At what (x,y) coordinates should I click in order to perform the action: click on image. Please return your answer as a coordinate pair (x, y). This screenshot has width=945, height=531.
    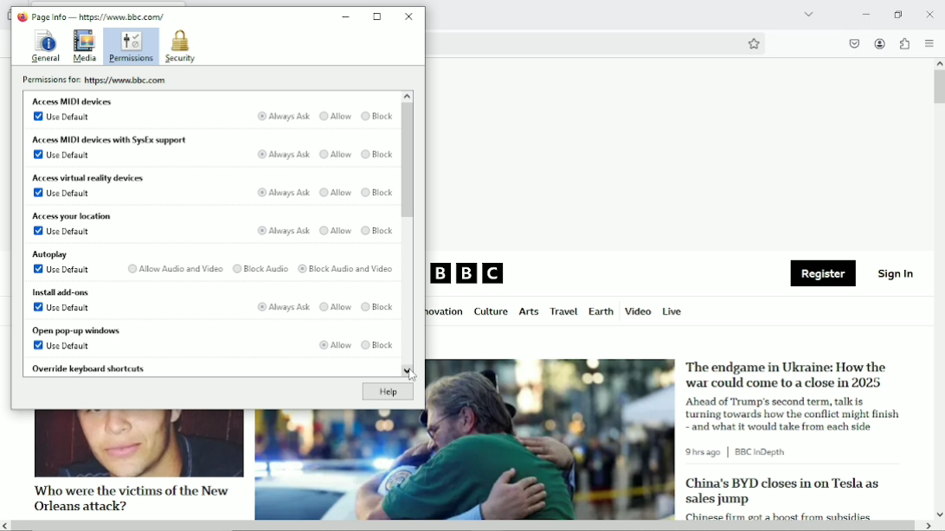
    Looking at the image, I should click on (138, 444).